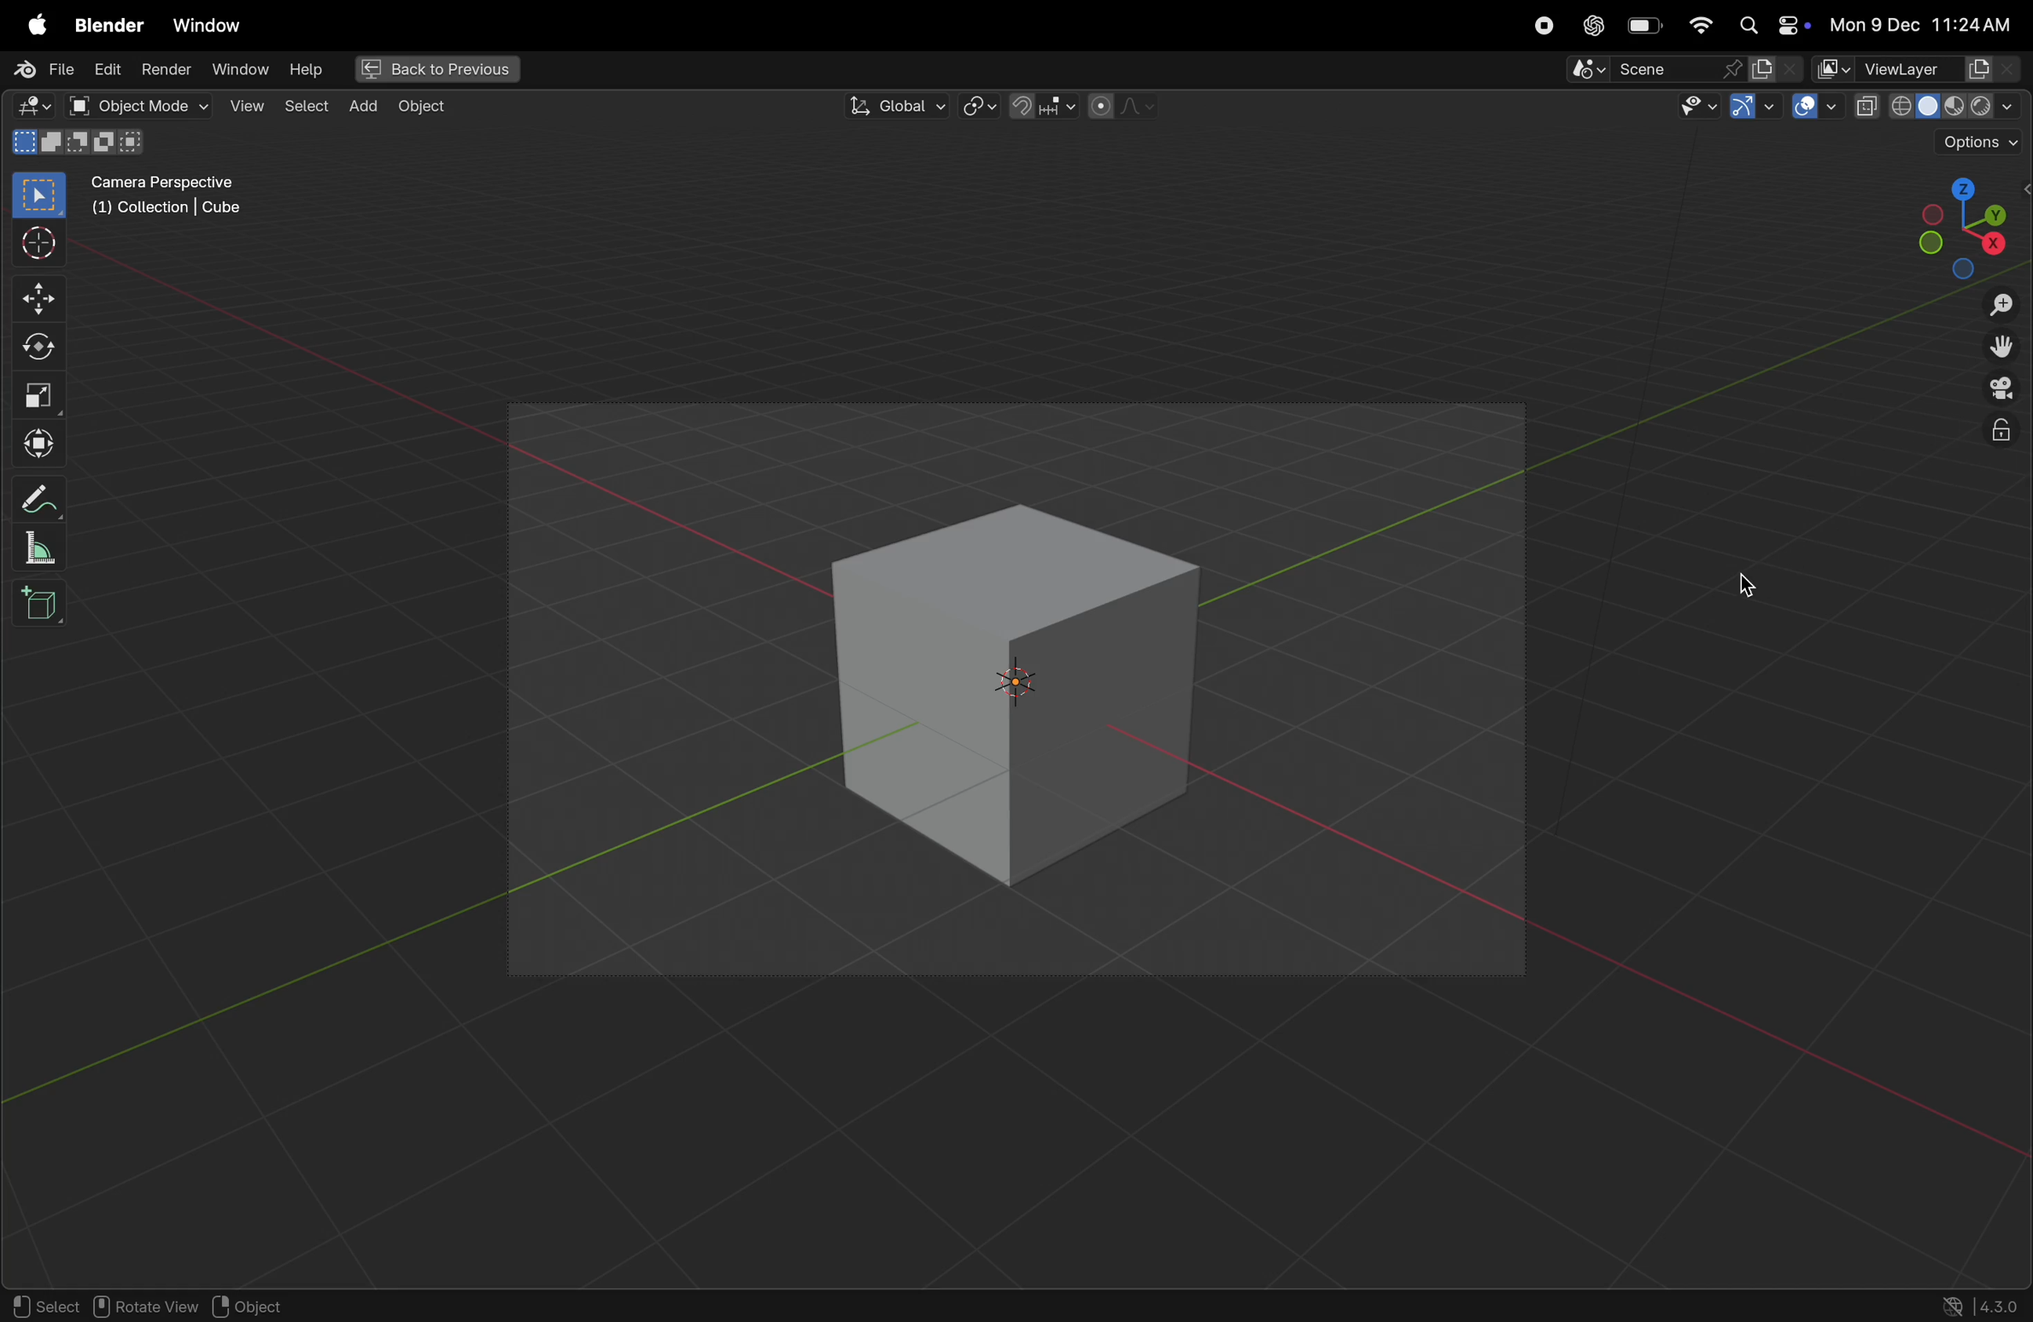 Image resolution: width=2033 pixels, height=1322 pixels. I want to click on version, so click(1978, 1303).